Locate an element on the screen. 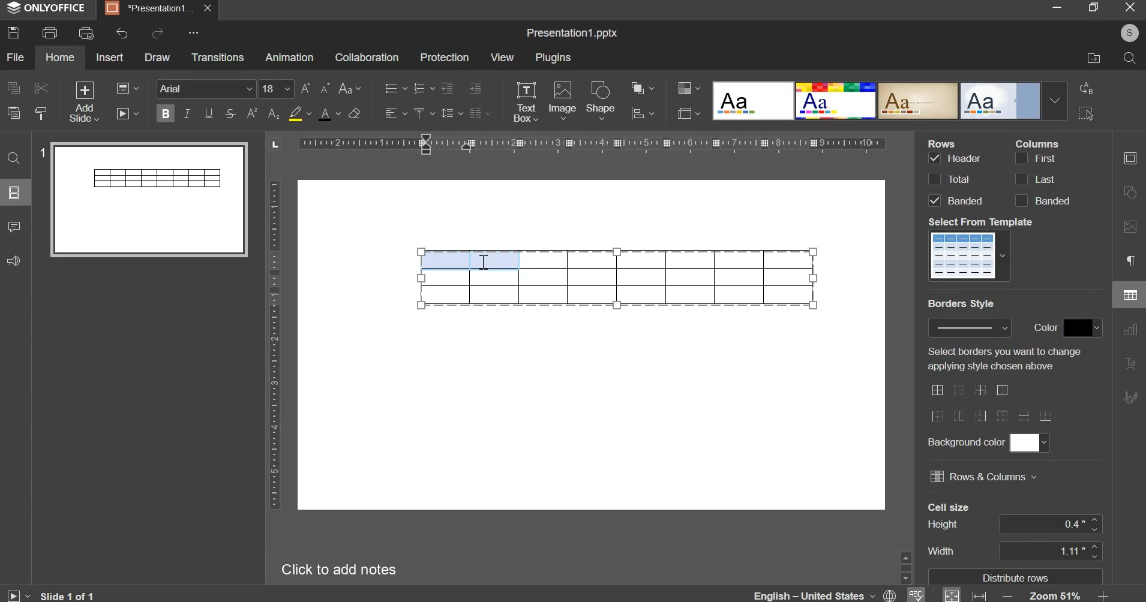 This screenshot has width=1146, height=602. vertical scale is located at coordinates (274, 345).